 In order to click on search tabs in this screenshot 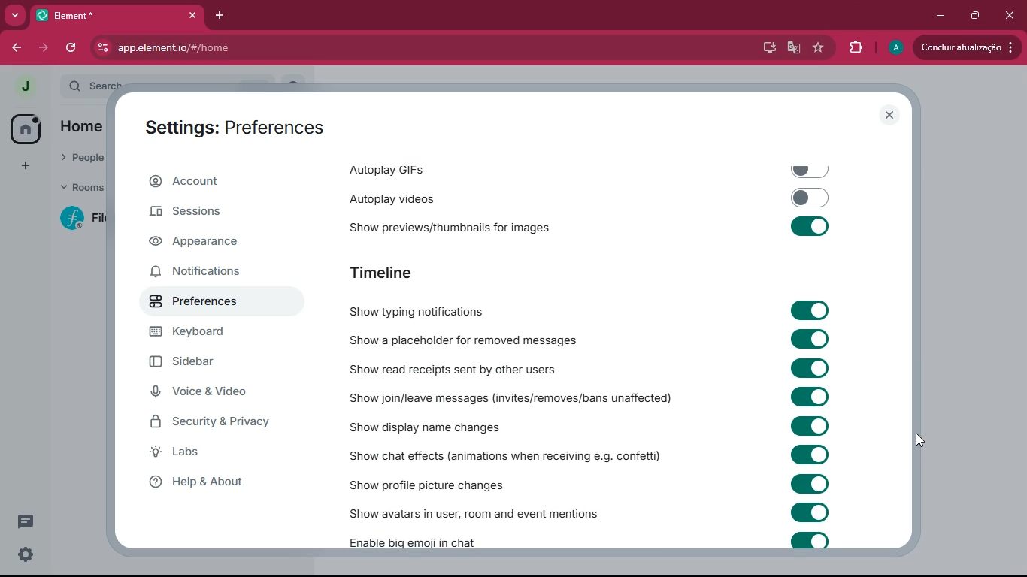, I will do `click(15, 16)`.